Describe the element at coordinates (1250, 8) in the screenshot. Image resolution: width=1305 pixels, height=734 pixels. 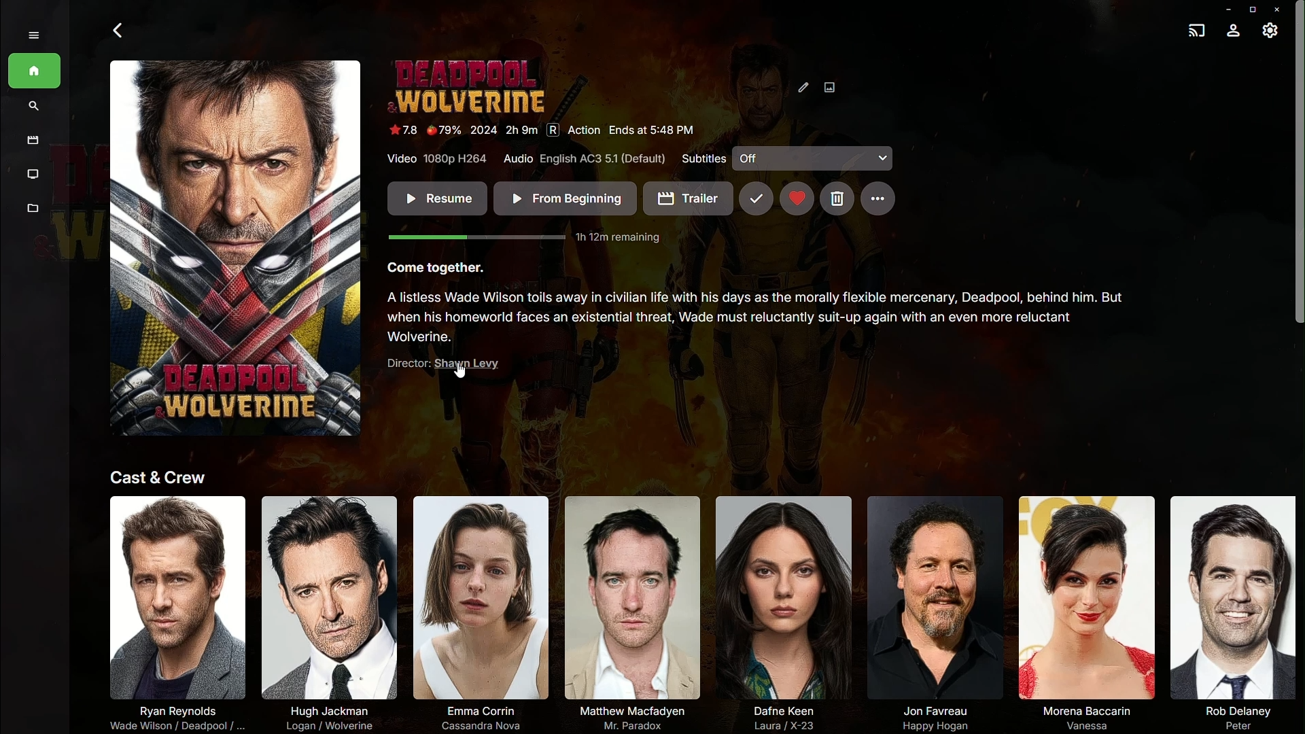
I see `Restore` at that location.